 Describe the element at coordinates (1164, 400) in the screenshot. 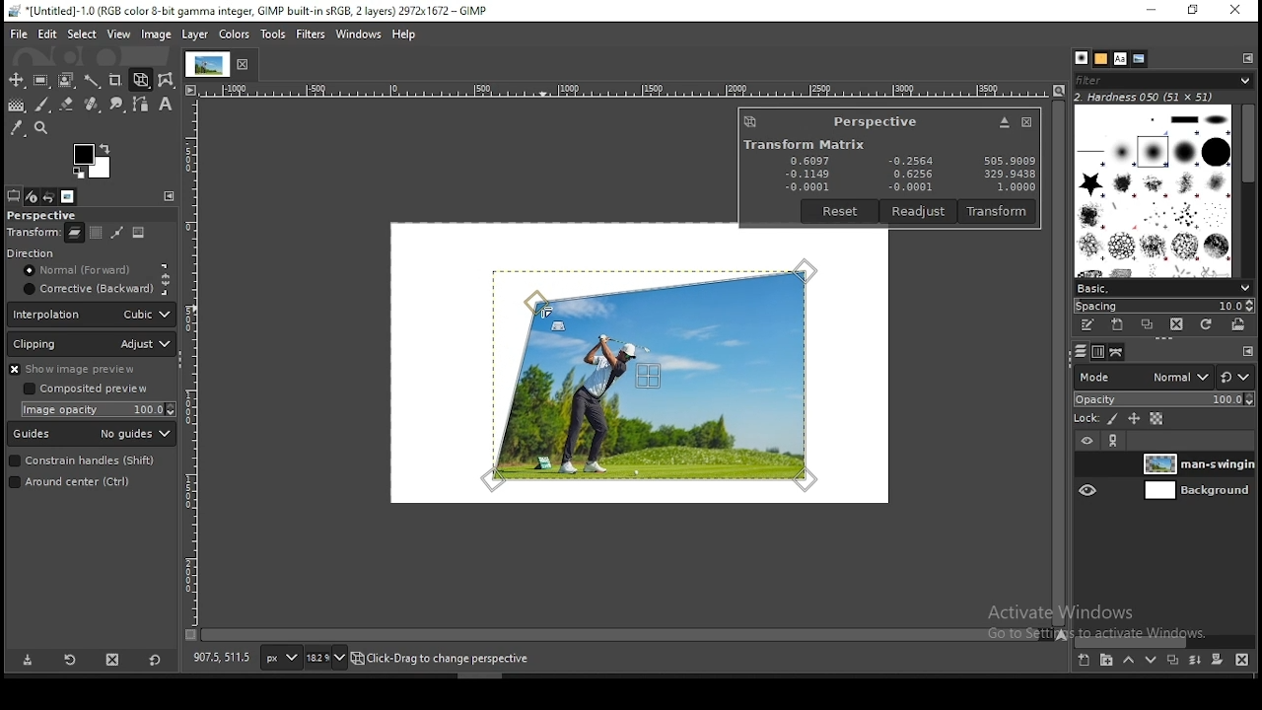

I see `opacity` at that location.